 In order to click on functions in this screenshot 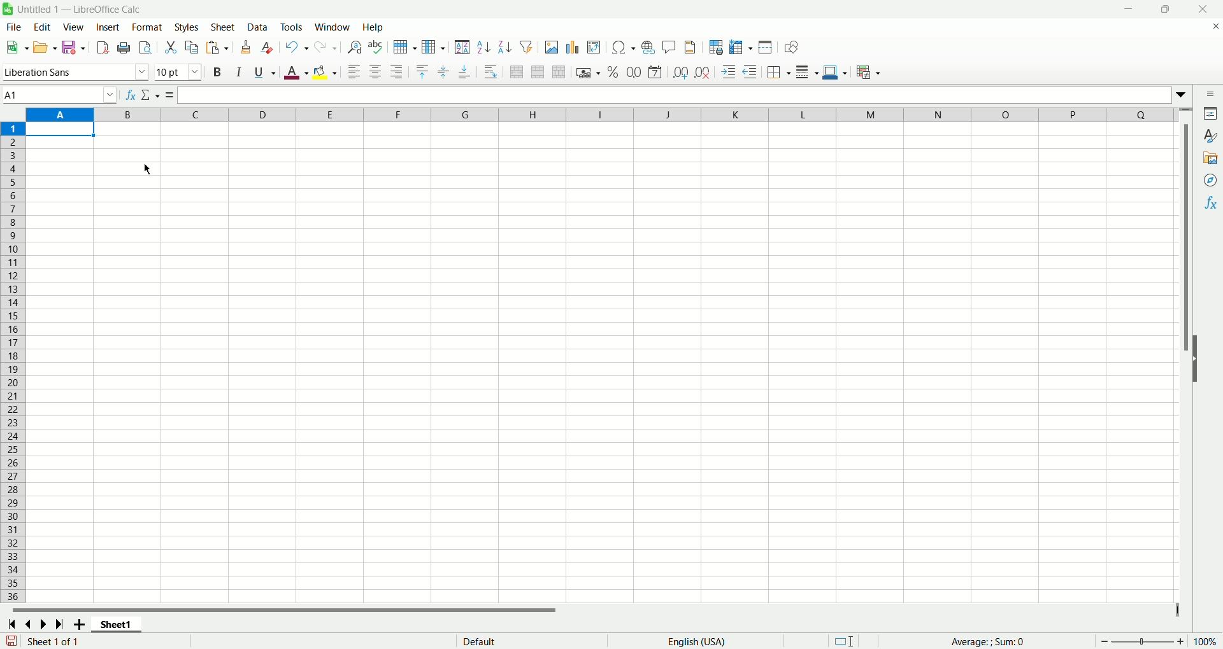, I will do `click(1212, 202)`.